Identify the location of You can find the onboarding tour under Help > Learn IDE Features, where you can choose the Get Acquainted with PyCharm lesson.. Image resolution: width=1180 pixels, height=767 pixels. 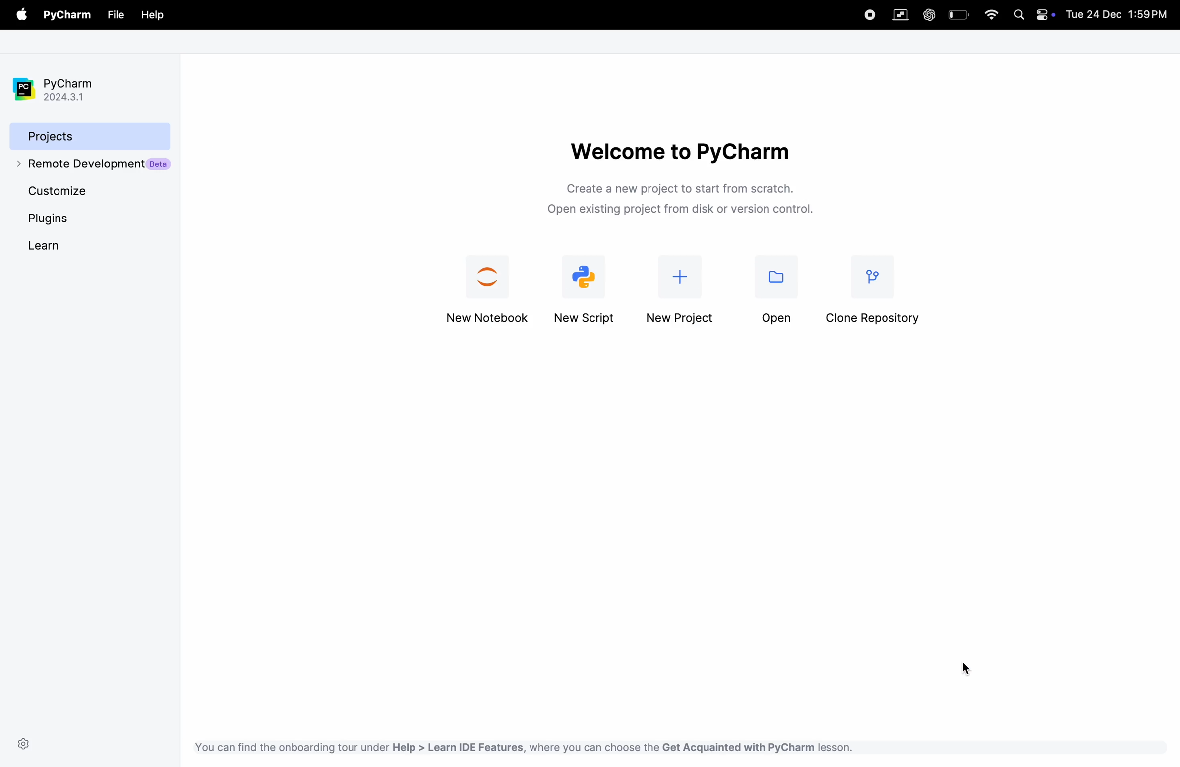
(525, 746).